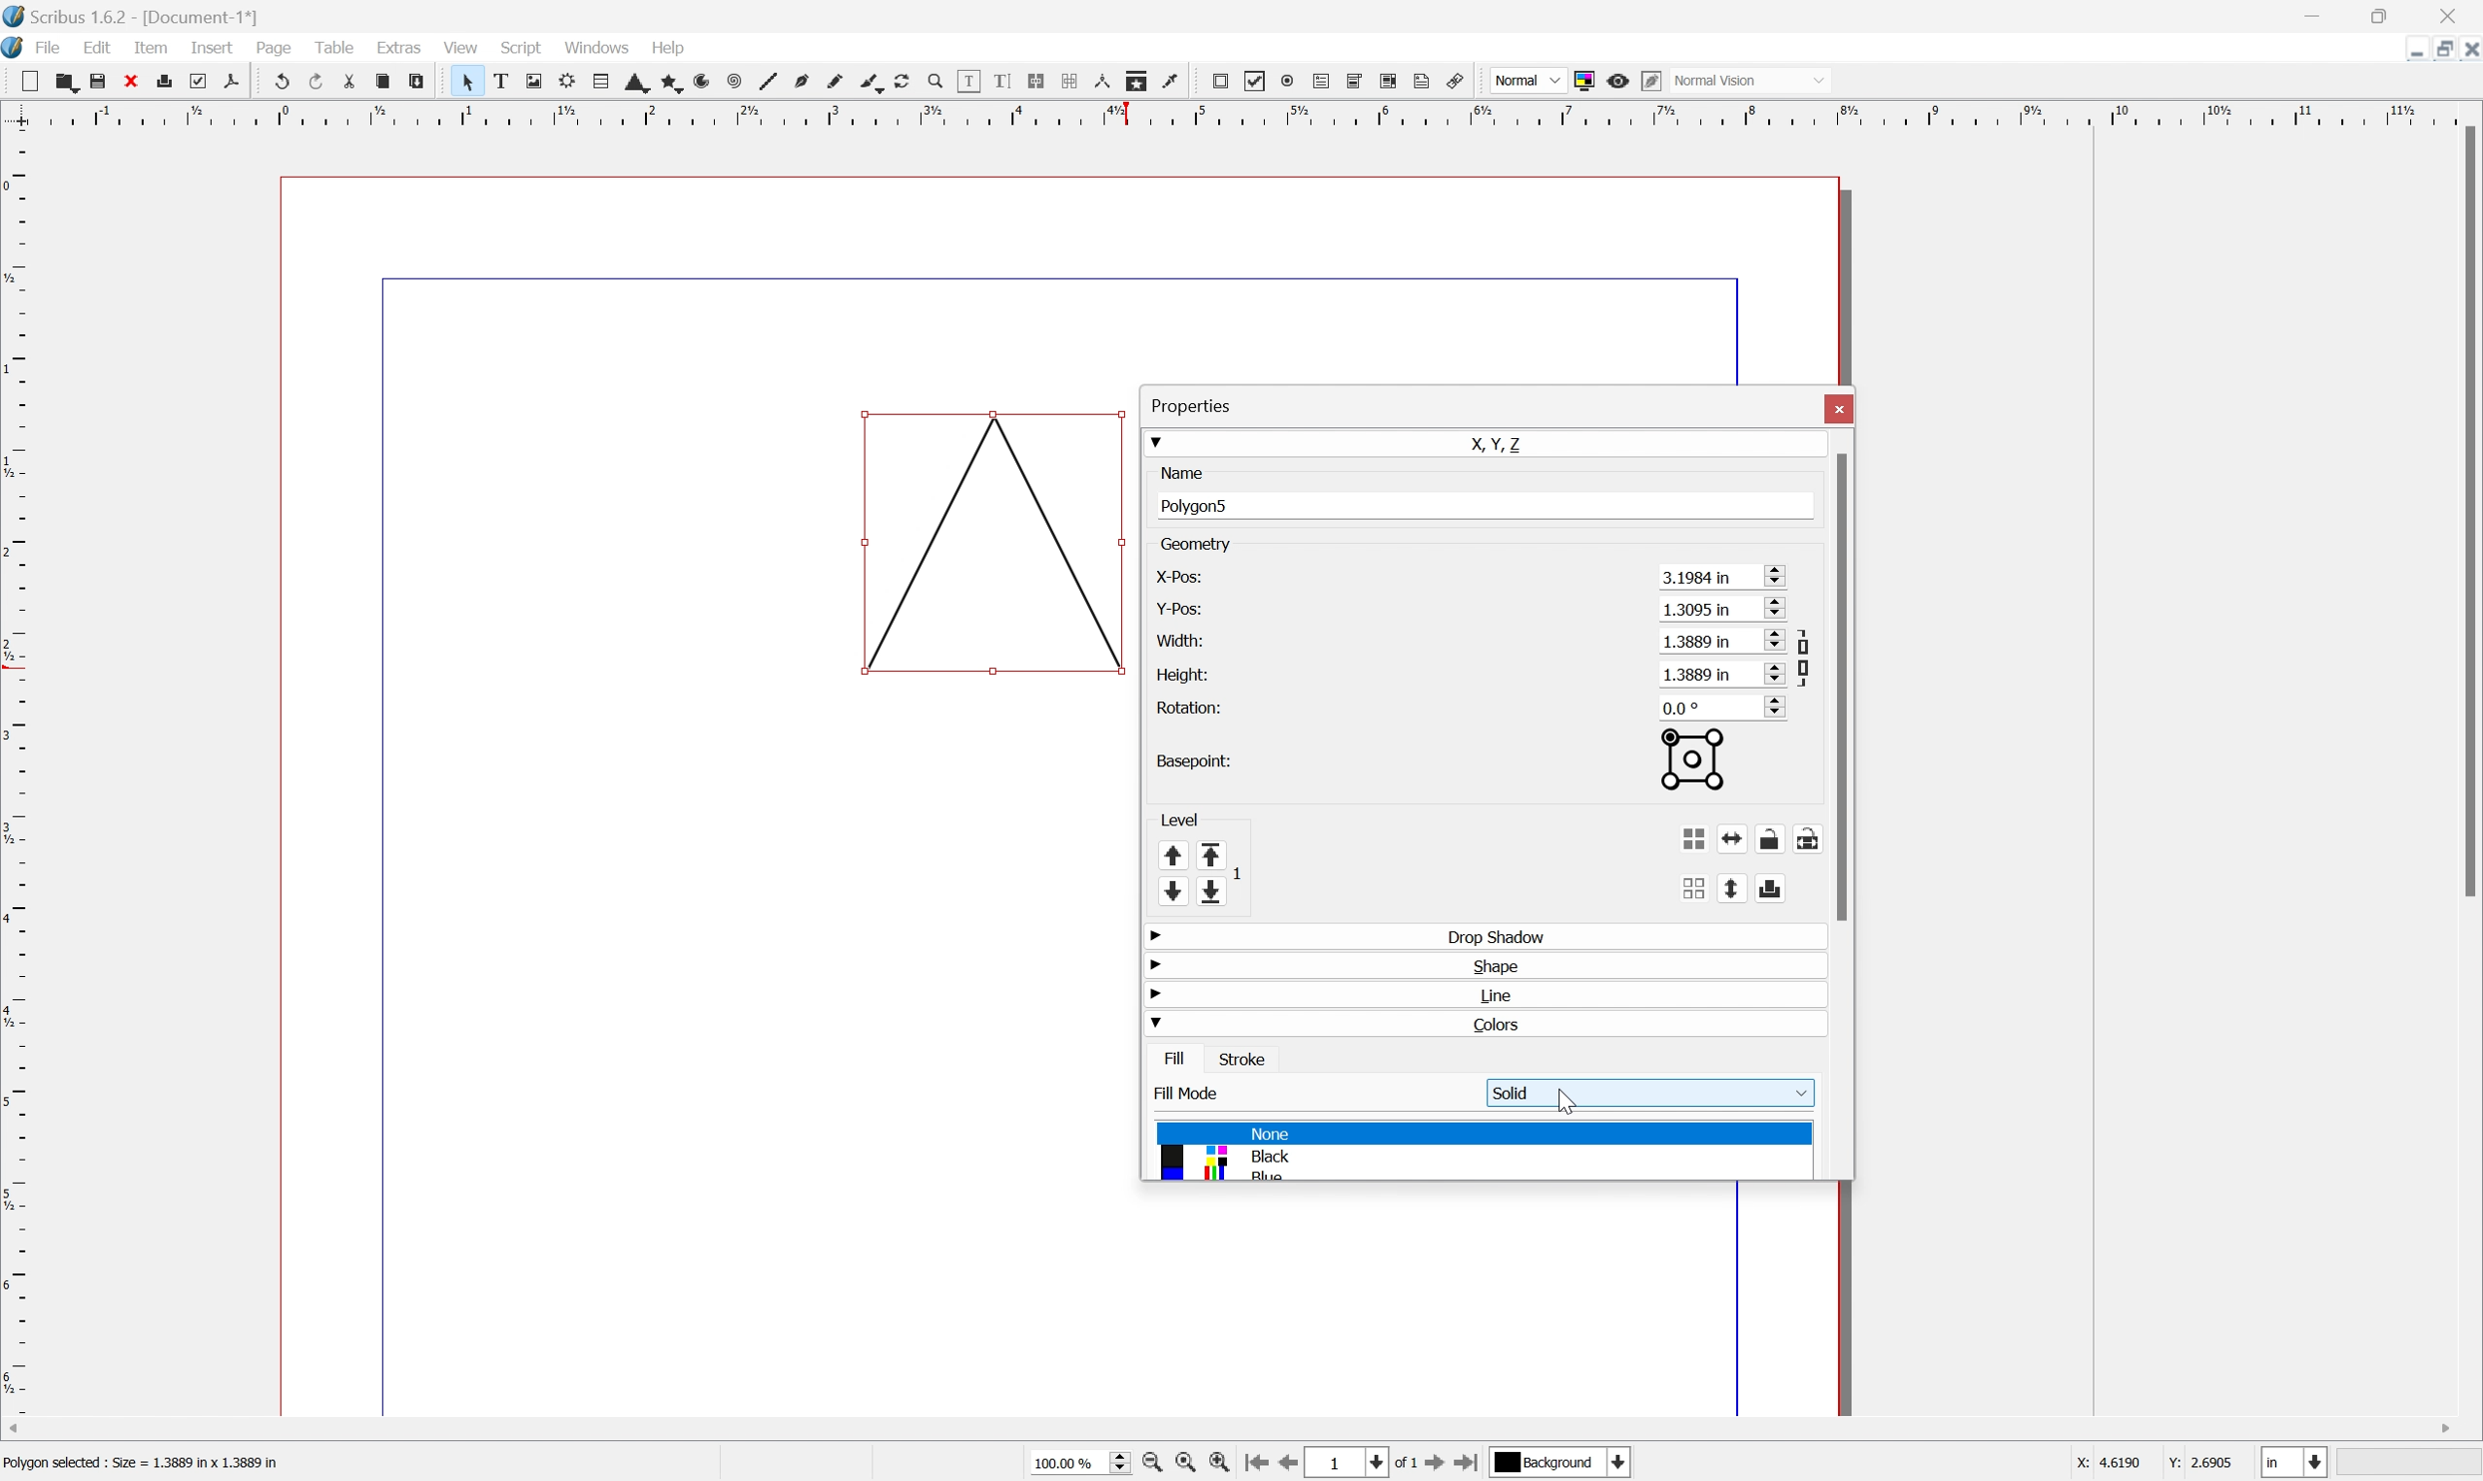  I want to click on Arc, so click(697, 81).